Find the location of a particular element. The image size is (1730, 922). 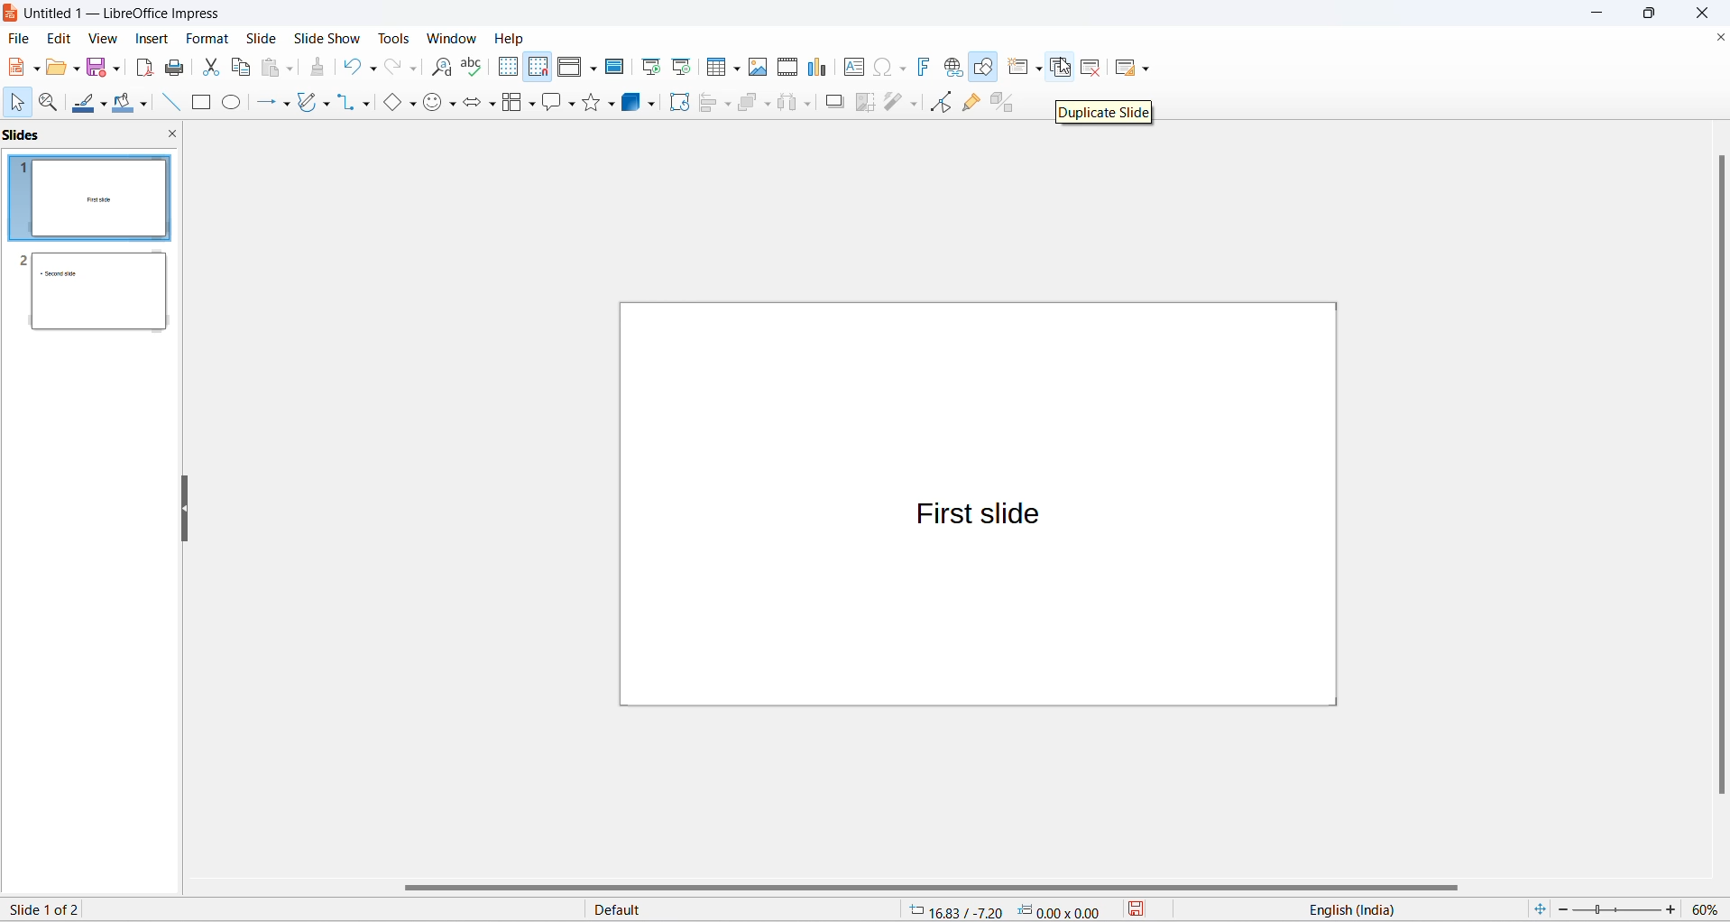

line  is located at coordinates (267, 104).